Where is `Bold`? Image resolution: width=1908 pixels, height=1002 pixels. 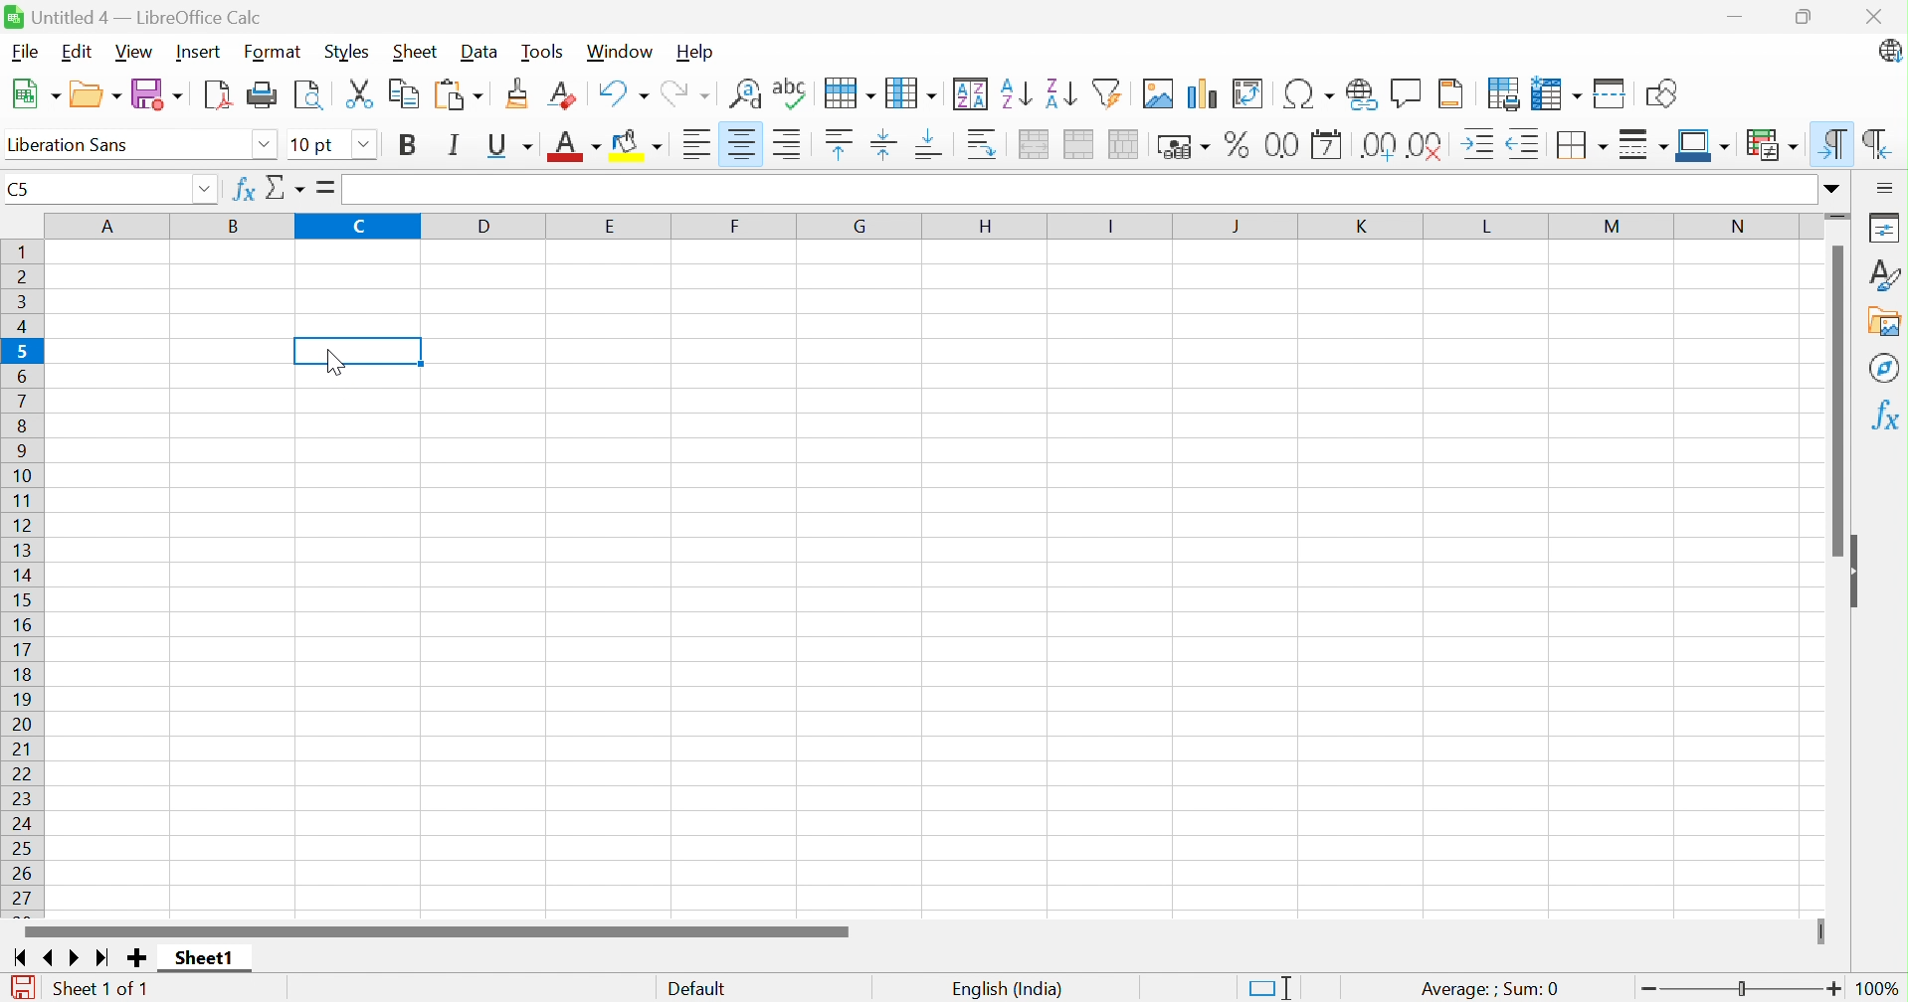
Bold is located at coordinates (409, 145).